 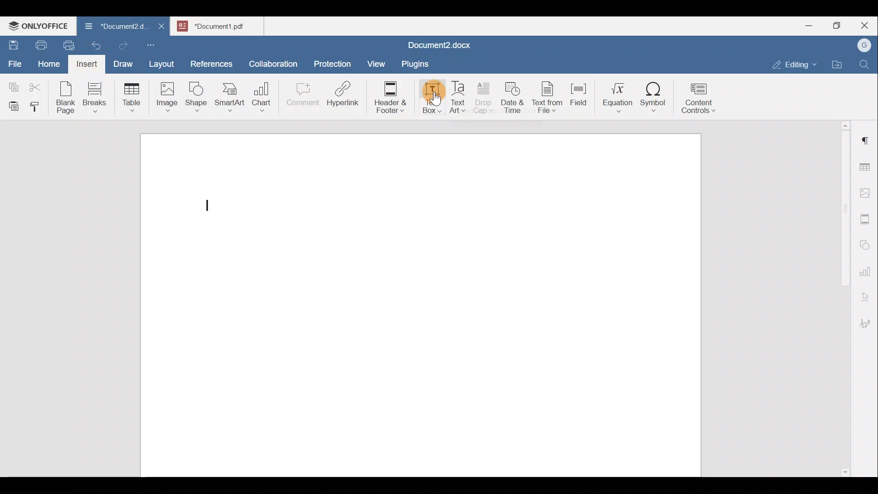 What do you see at coordinates (16, 61) in the screenshot?
I see `File` at bounding box center [16, 61].